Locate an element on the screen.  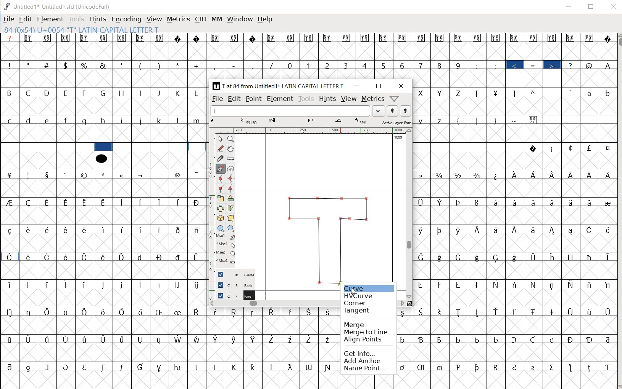
Symbol is located at coordinates (442, 258).